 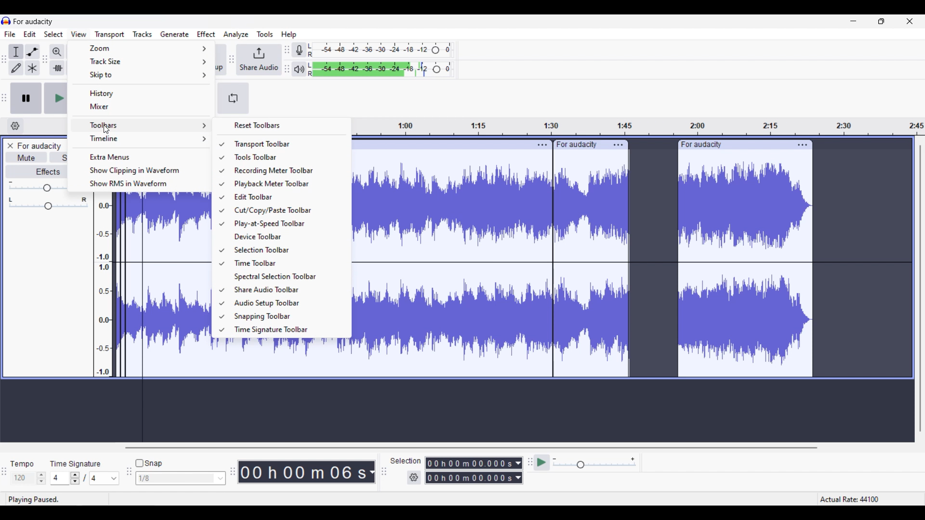 I want to click on Time toolbar, so click(x=286, y=263).